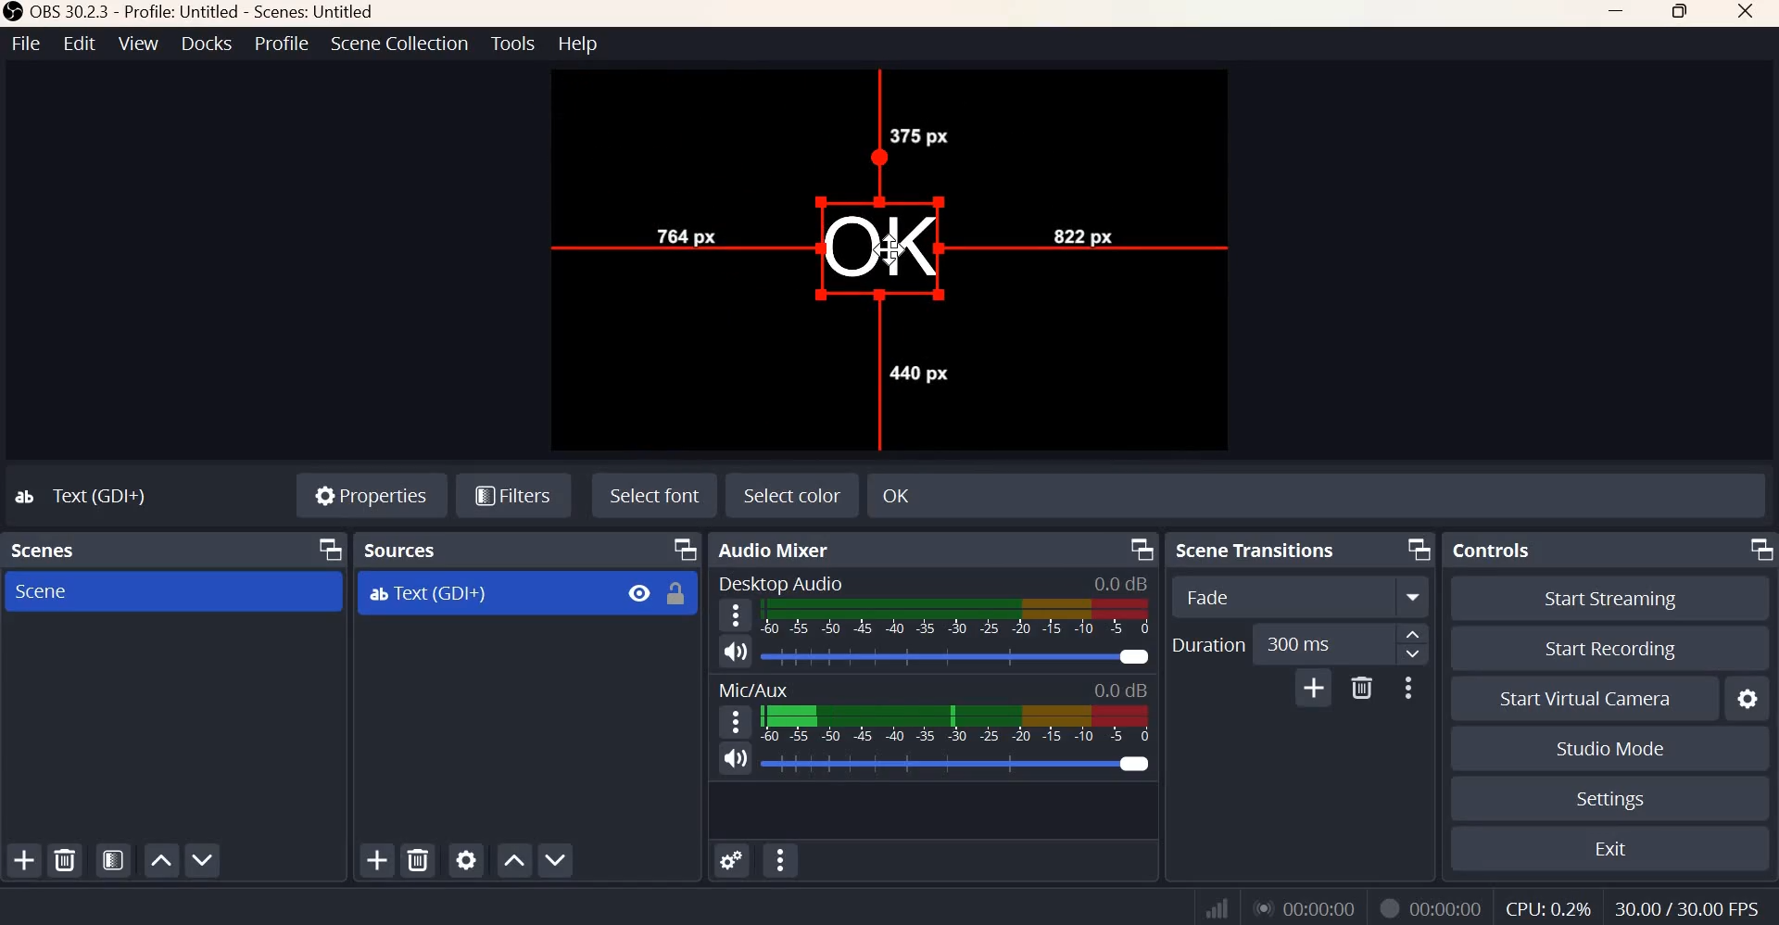 This screenshot has width=1779, height=925. What do you see at coordinates (1413, 654) in the screenshot?
I see `decrease duration` at bounding box center [1413, 654].